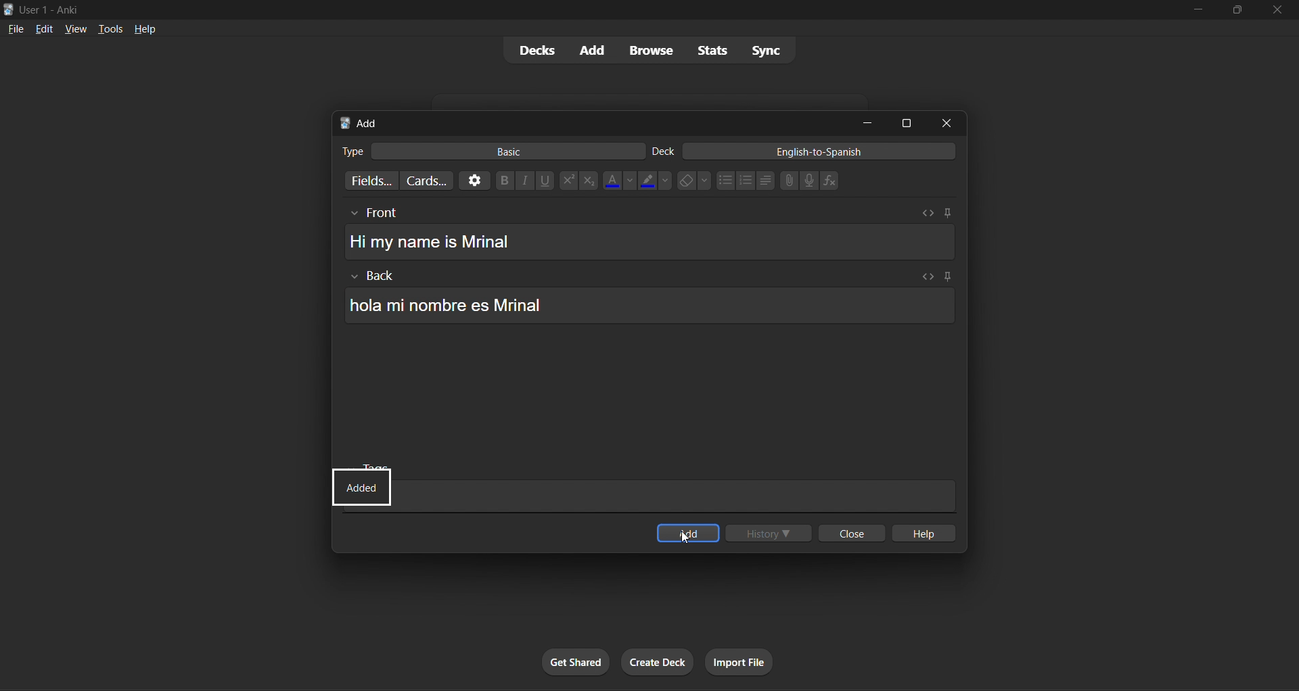 The width and height of the screenshot is (1299, 691). I want to click on decks, so click(535, 50).